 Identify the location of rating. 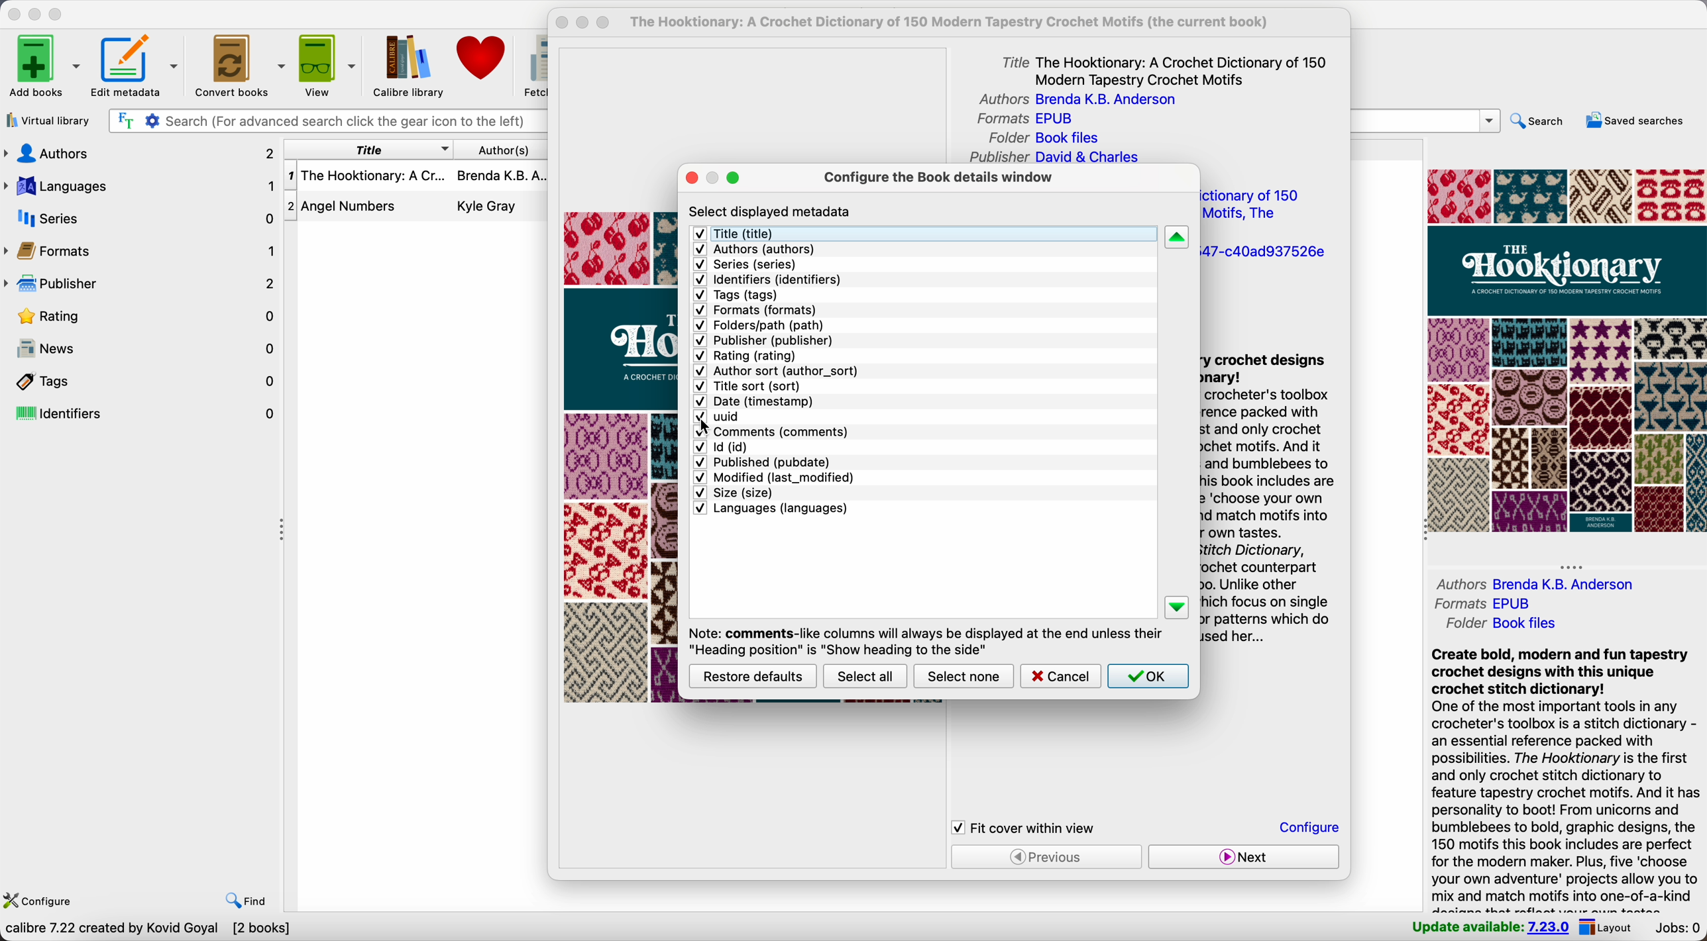
(747, 357).